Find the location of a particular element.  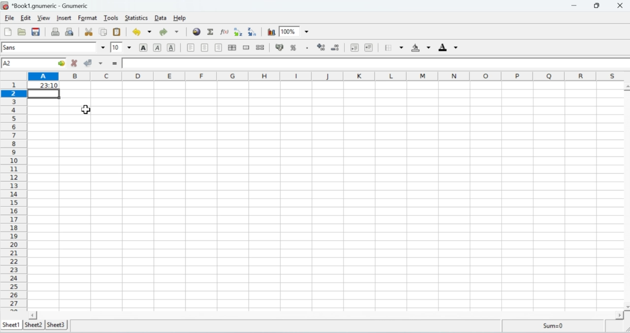

File is located at coordinates (9, 18).